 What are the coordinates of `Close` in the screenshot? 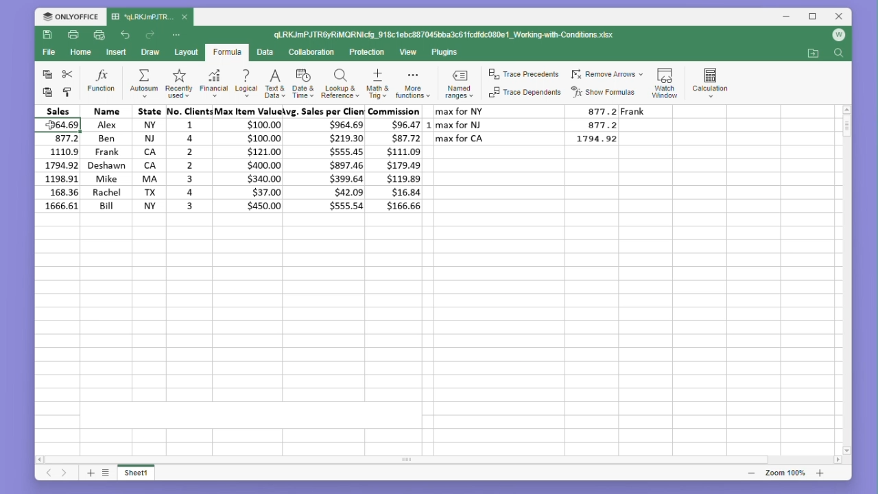 It's located at (835, 17).